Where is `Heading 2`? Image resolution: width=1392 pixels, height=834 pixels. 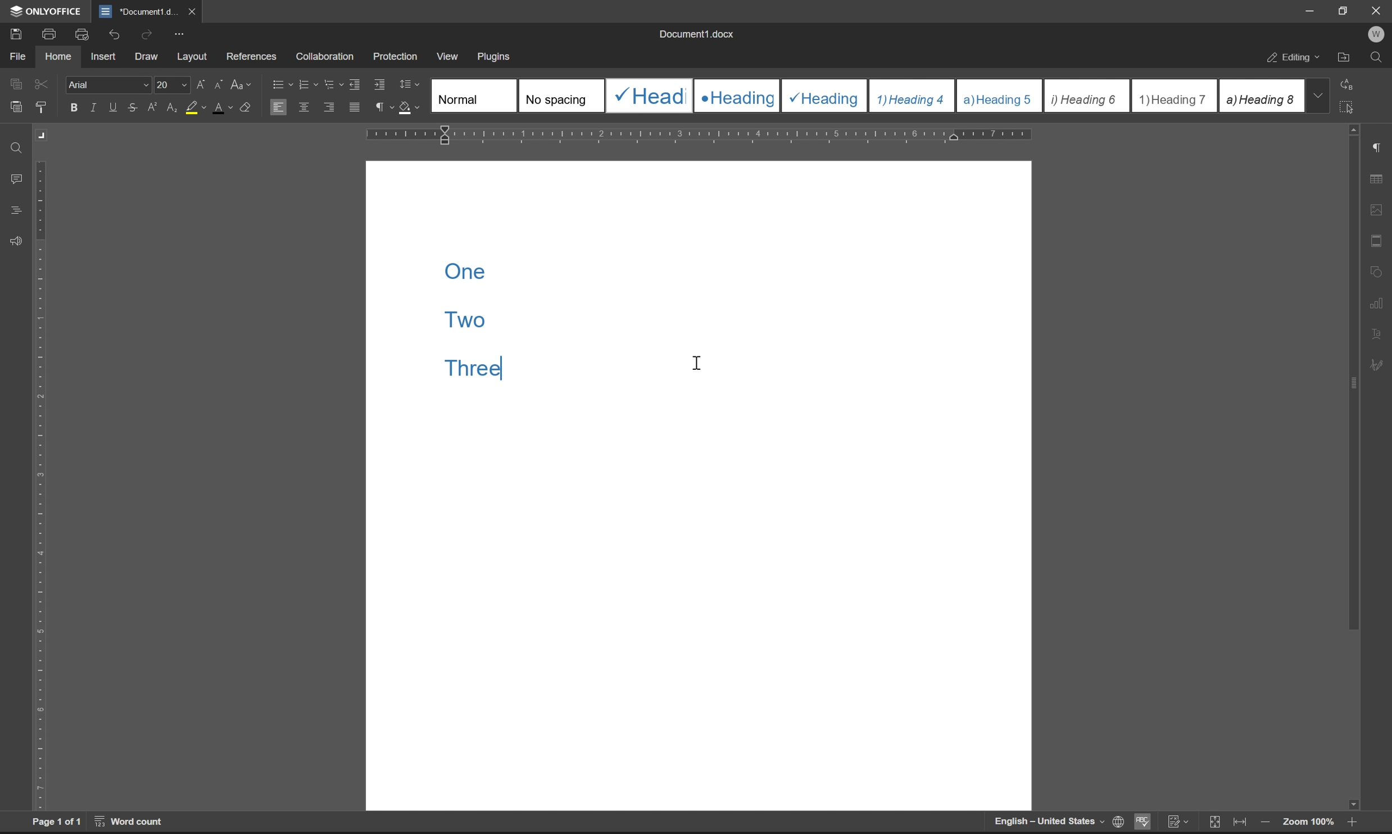
Heading 2 is located at coordinates (737, 96).